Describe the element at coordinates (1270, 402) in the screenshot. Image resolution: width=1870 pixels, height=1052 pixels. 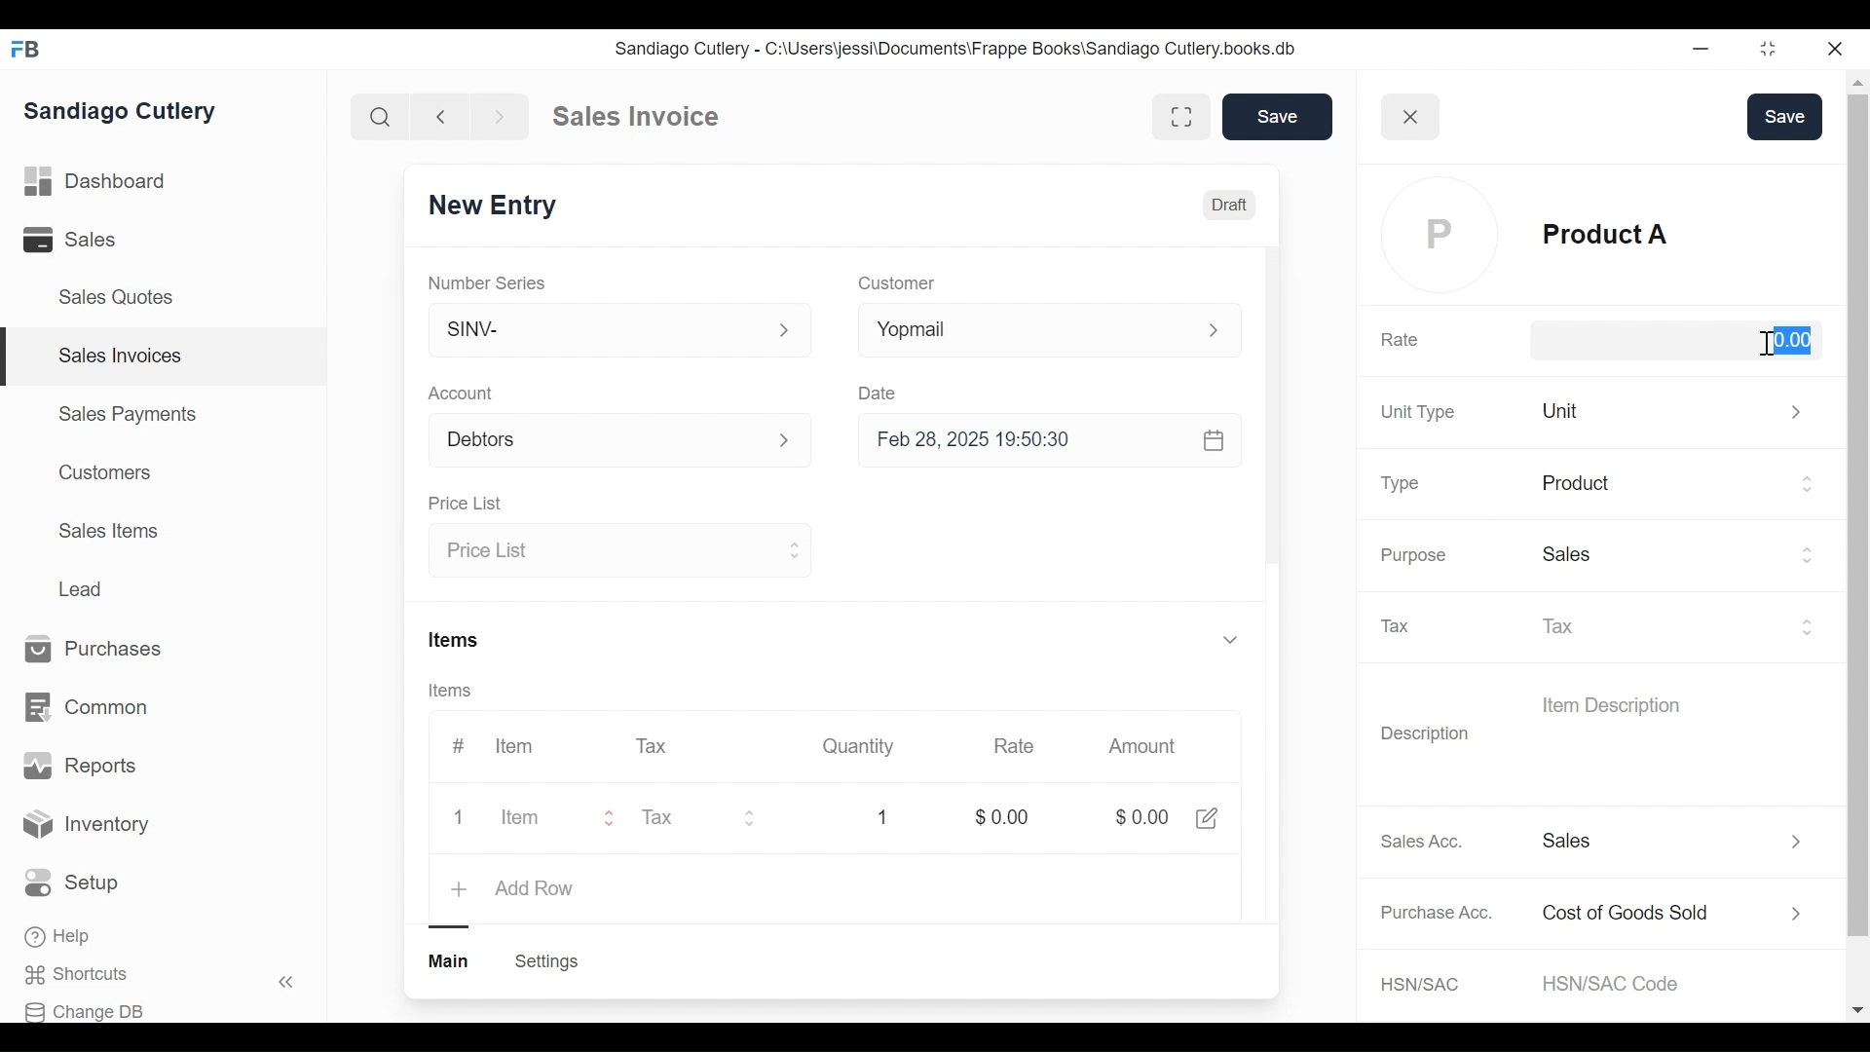
I see `scrollbar` at that location.